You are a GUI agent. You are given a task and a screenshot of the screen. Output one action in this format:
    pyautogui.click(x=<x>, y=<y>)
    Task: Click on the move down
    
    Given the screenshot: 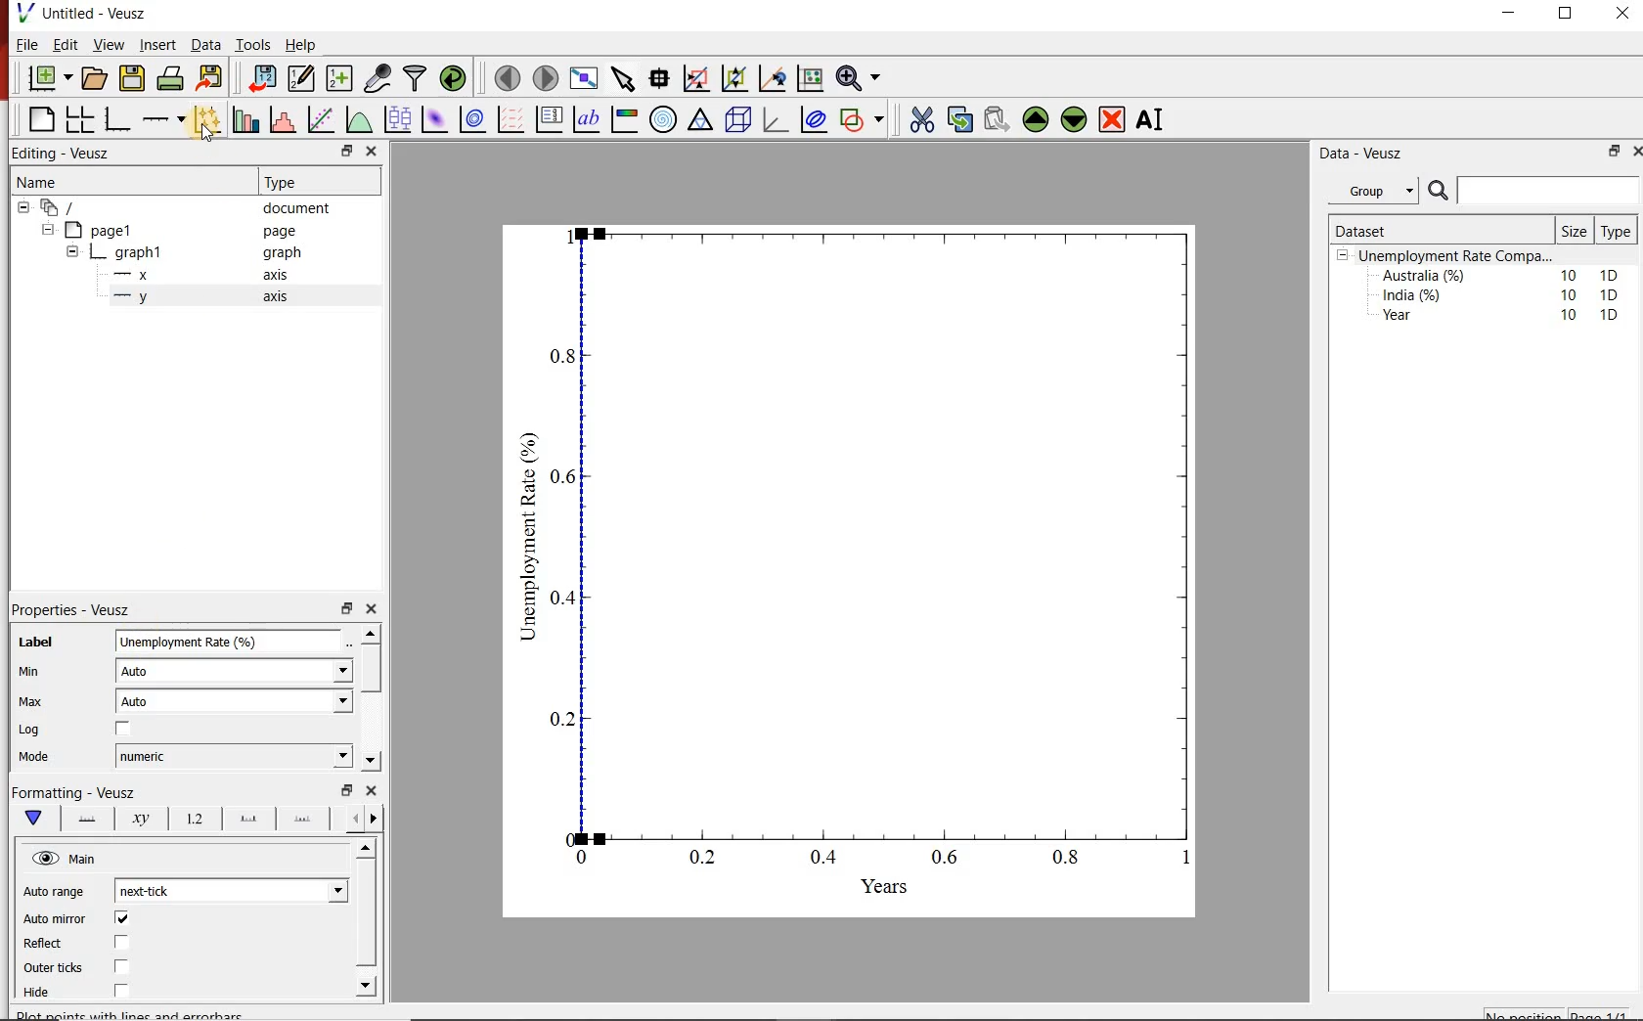 What is the action you would take?
    pyautogui.click(x=366, y=986)
    